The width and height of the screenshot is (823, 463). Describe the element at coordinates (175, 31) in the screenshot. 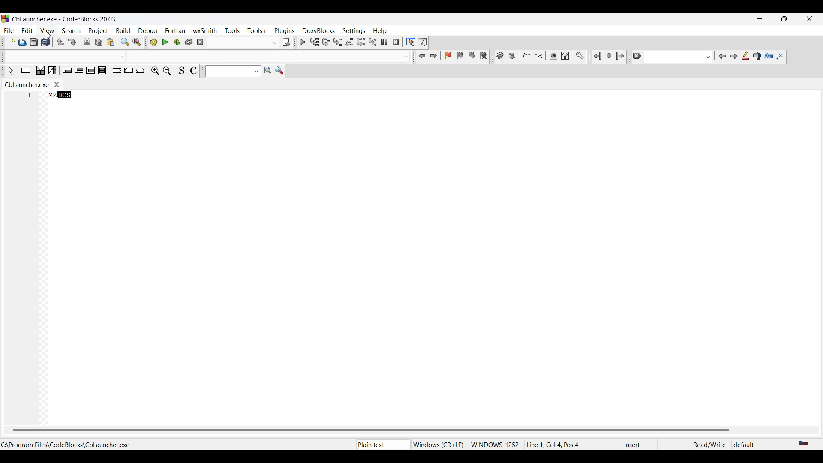

I see `Fortran menu` at that location.